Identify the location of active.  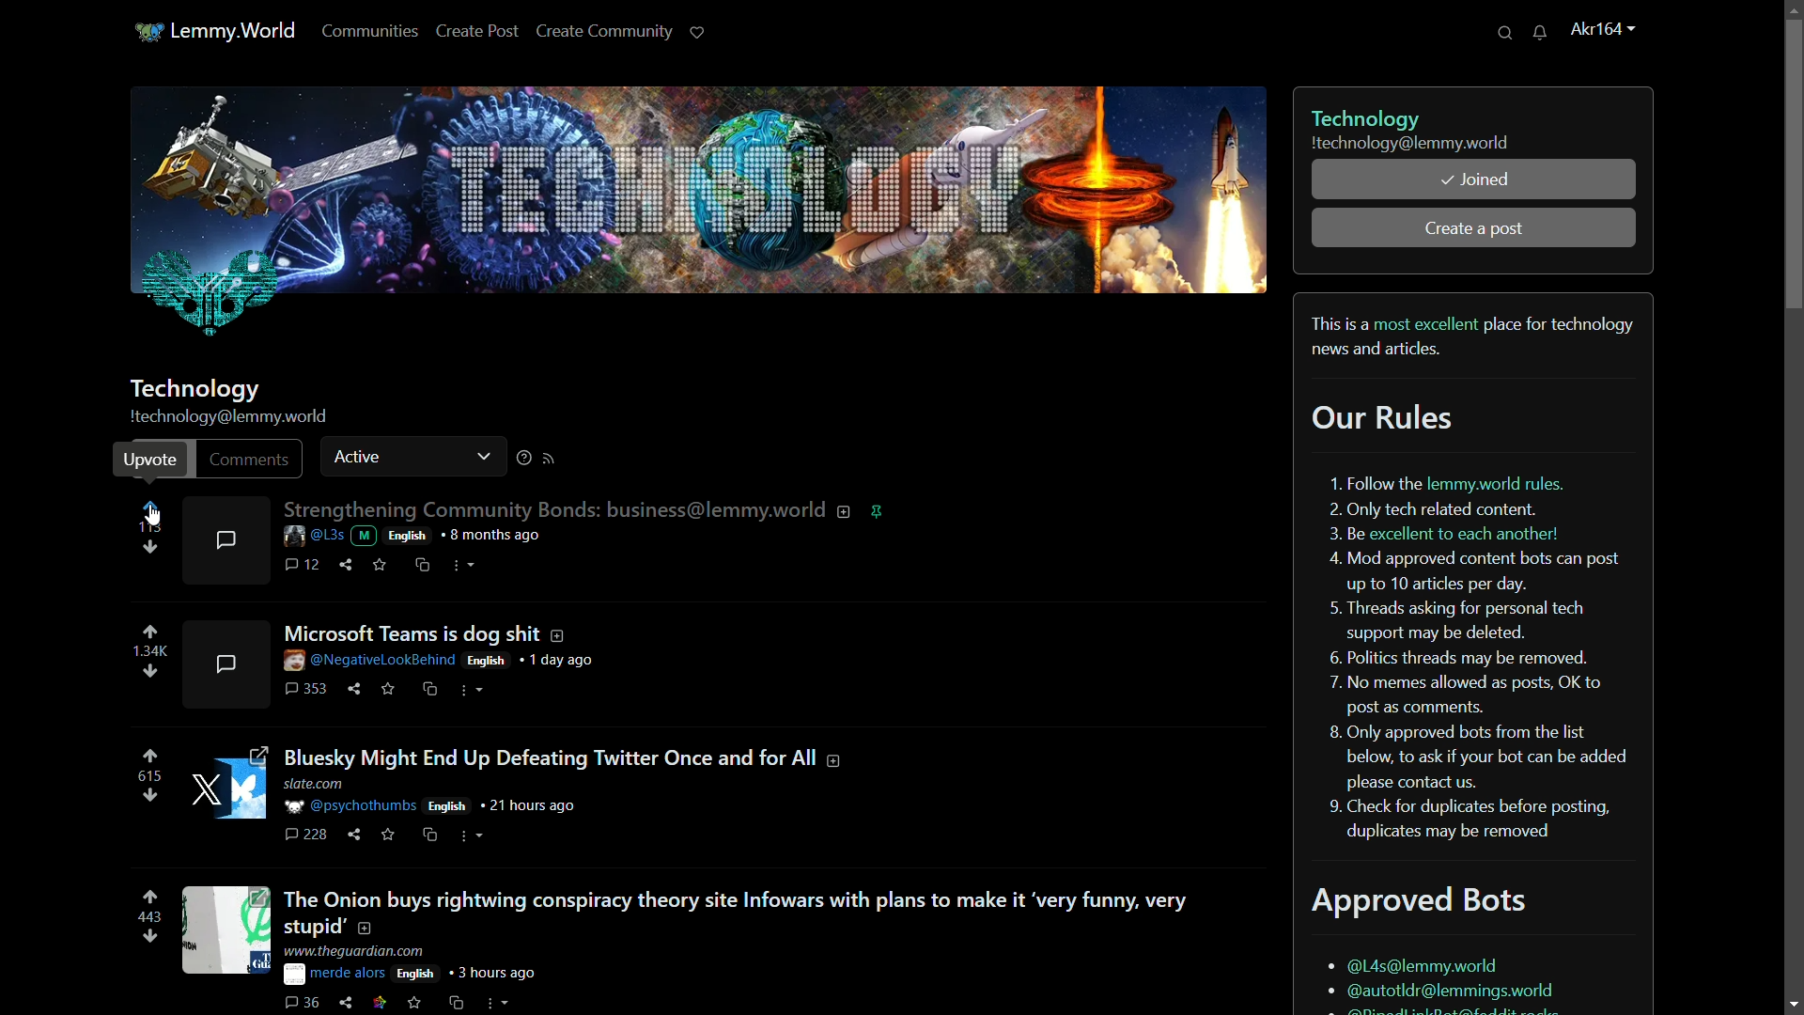
(410, 455).